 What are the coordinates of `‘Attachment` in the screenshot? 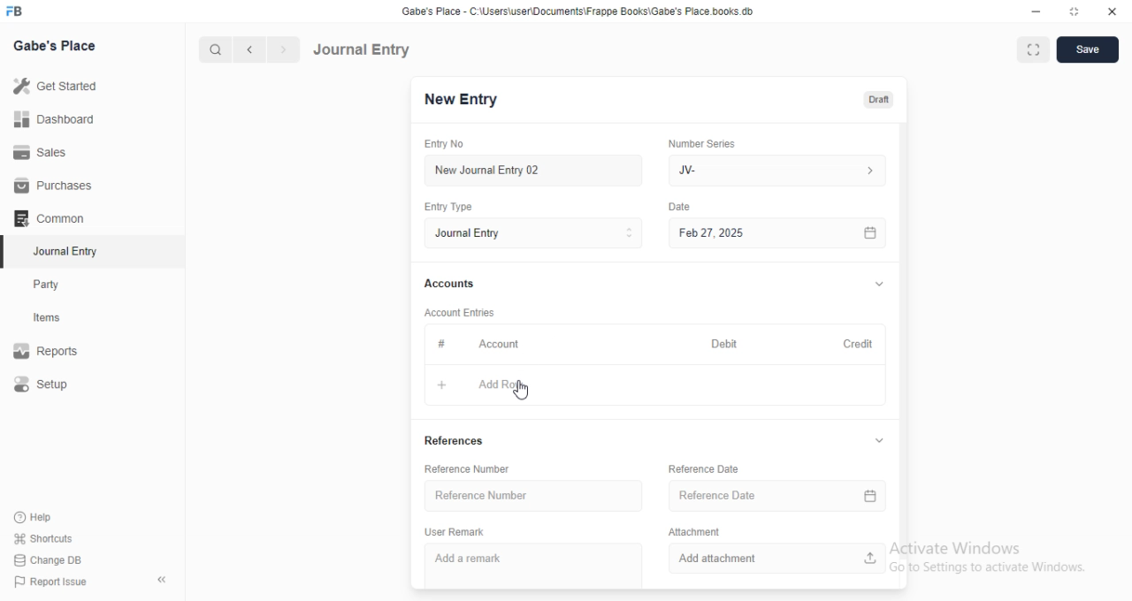 It's located at (696, 531).